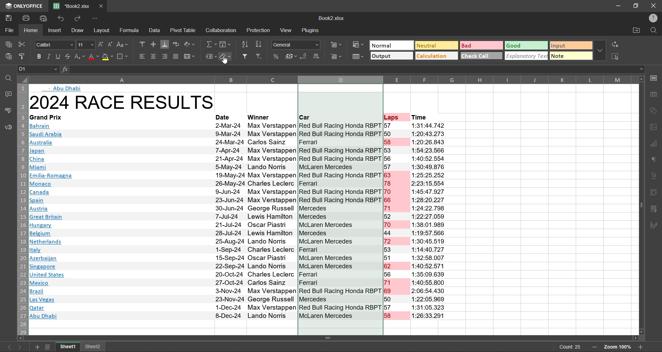  I want to click on align top, so click(141, 44).